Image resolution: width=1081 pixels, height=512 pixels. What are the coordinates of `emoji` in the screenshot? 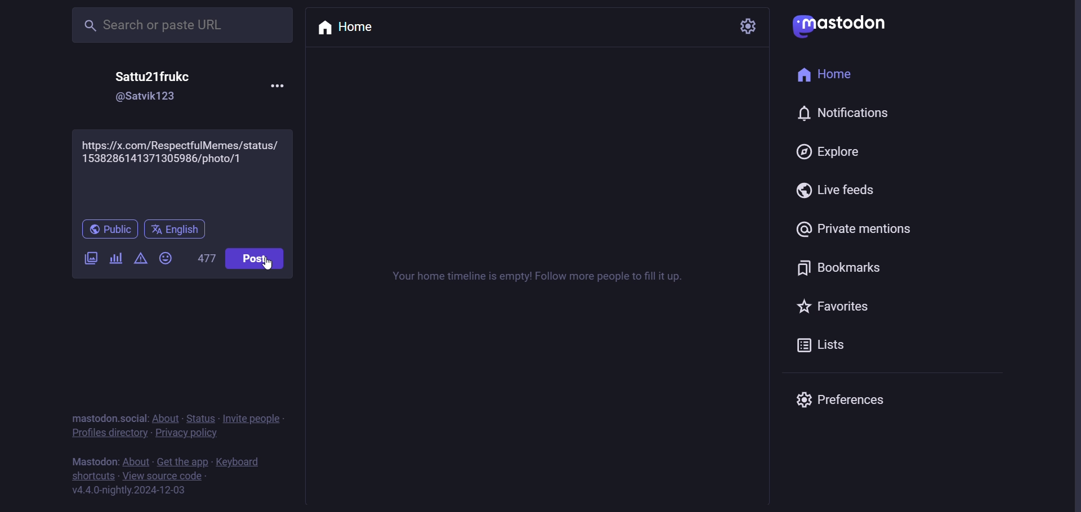 It's located at (166, 259).